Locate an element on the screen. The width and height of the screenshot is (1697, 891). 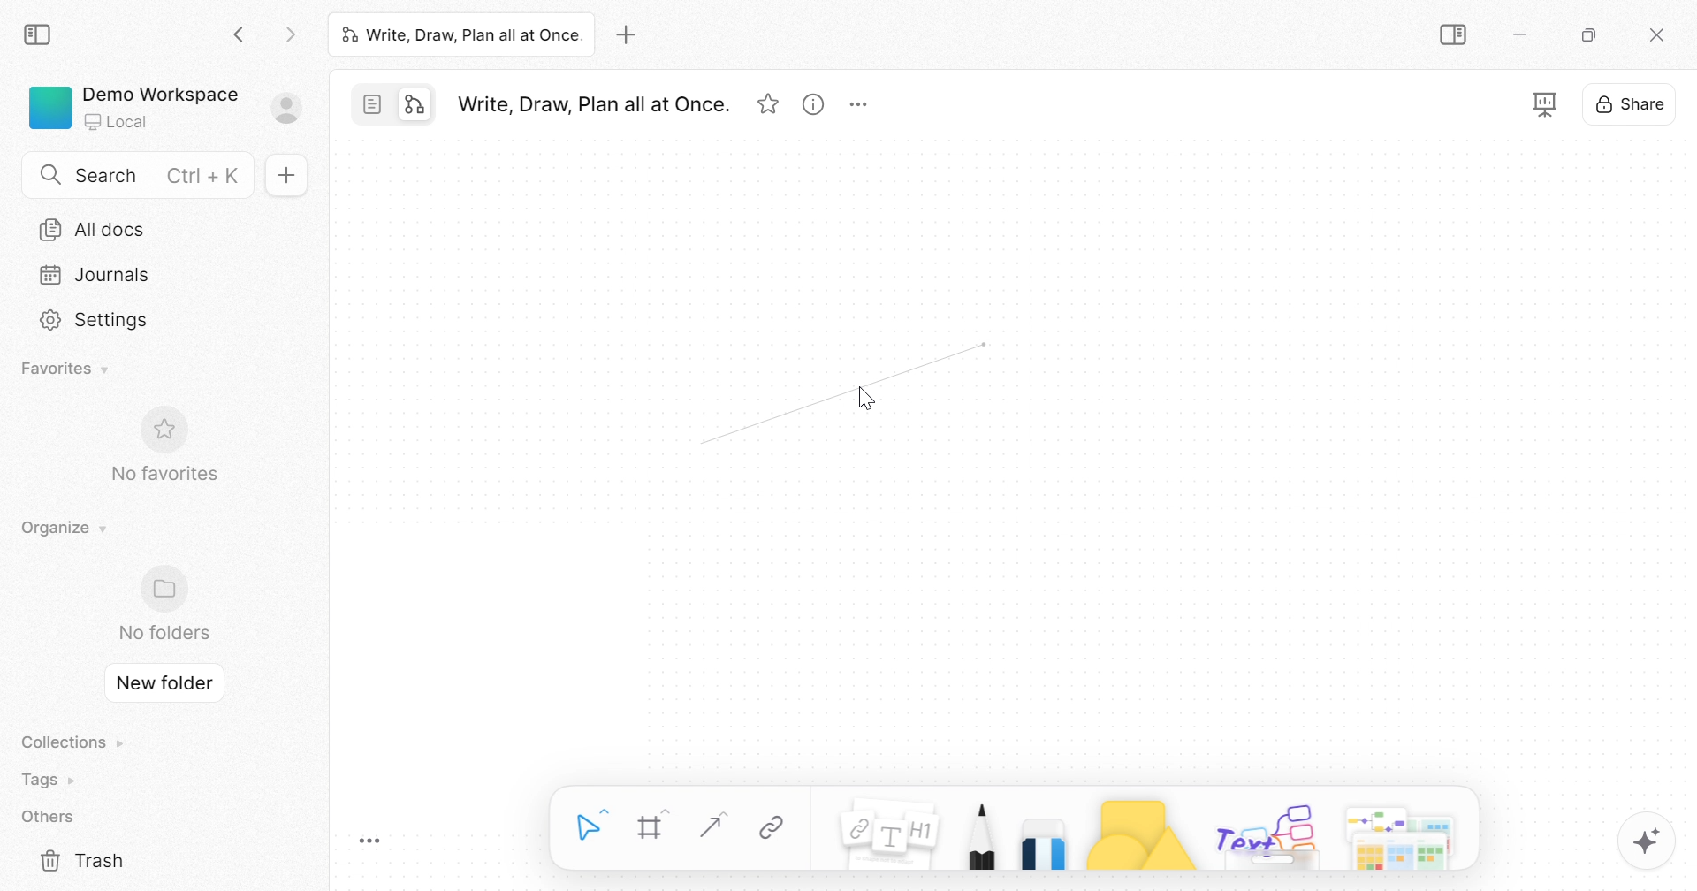
Favorites is located at coordinates (769, 105).